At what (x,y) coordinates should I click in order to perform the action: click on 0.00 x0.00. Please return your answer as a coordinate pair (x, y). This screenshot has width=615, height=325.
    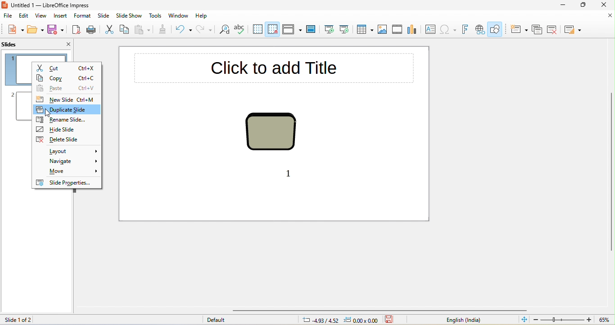
    Looking at the image, I should click on (362, 320).